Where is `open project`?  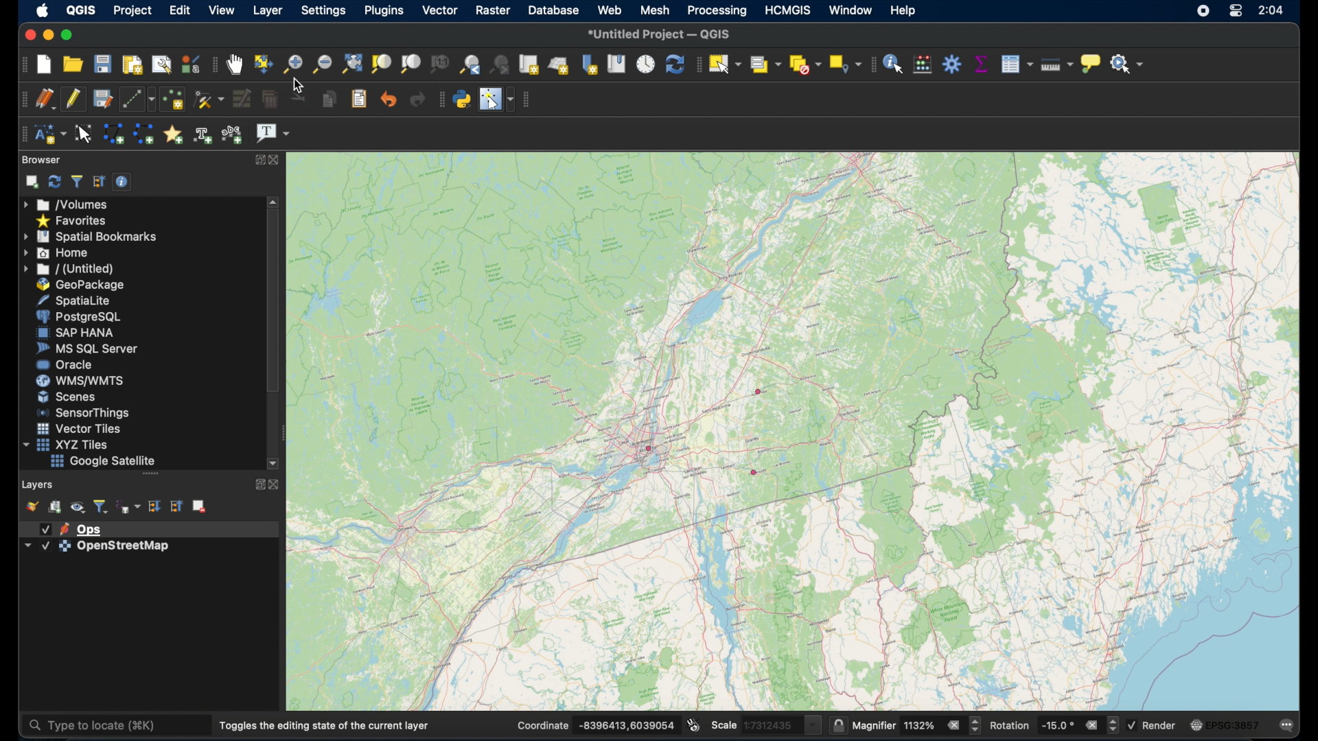
open project is located at coordinates (72, 64).